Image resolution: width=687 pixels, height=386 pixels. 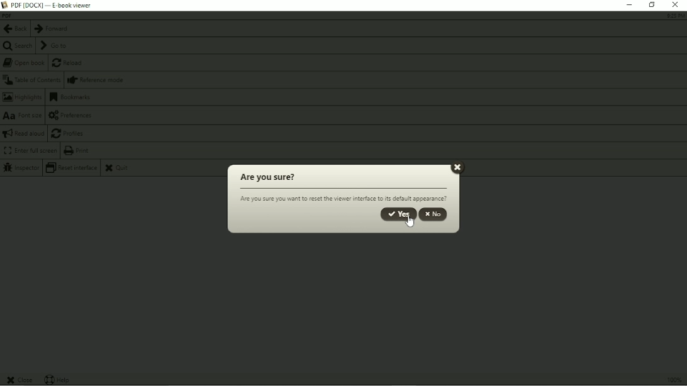 I want to click on Are you sure you want to reset the viewer interface to its default appearance?, so click(x=343, y=199).